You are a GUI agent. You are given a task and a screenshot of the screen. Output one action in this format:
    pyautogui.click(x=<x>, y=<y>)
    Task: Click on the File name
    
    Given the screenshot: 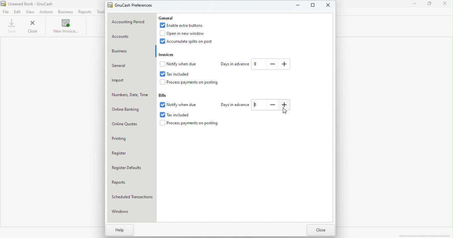 What is the action you would take?
    pyautogui.click(x=35, y=4)
    